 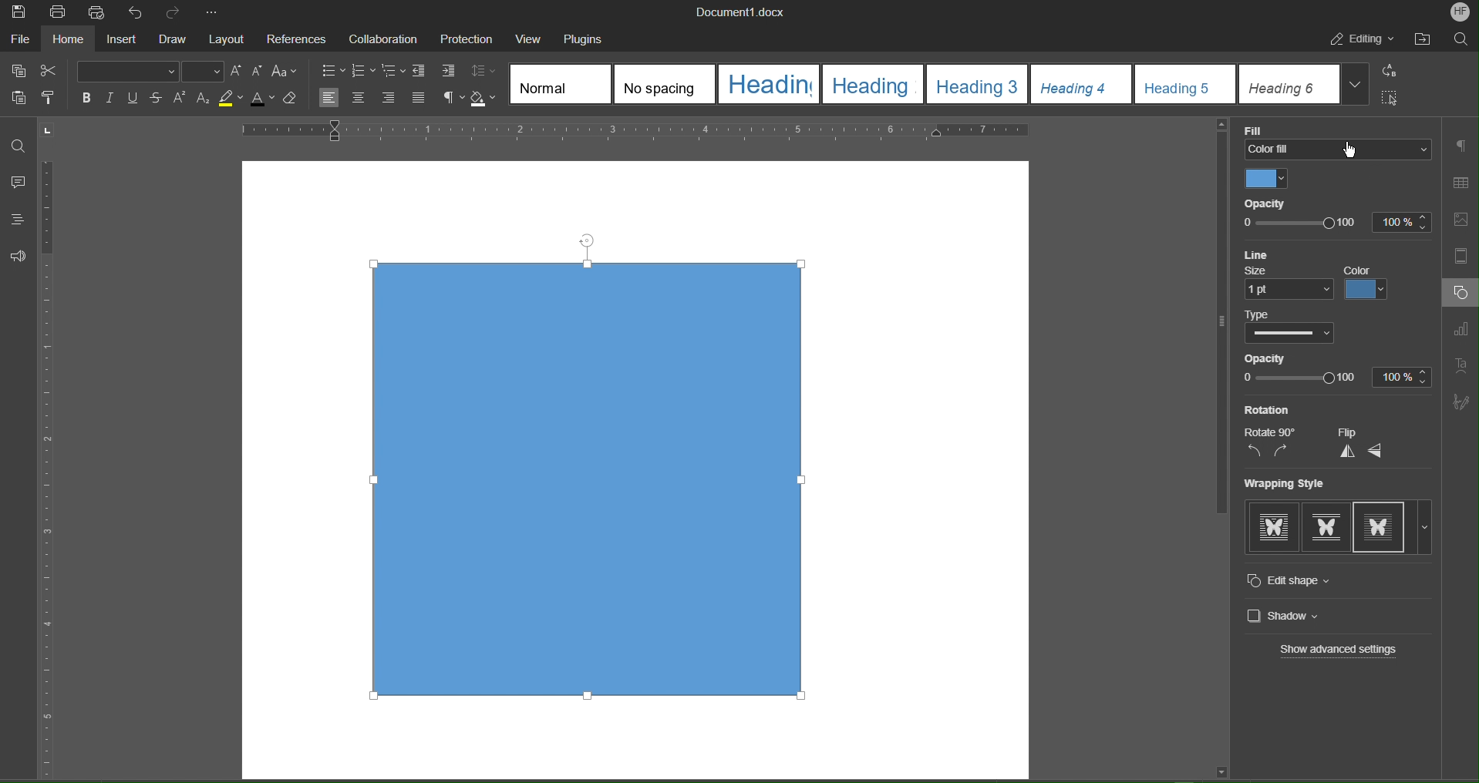 I want to click on View , so click(x=534, y=39).